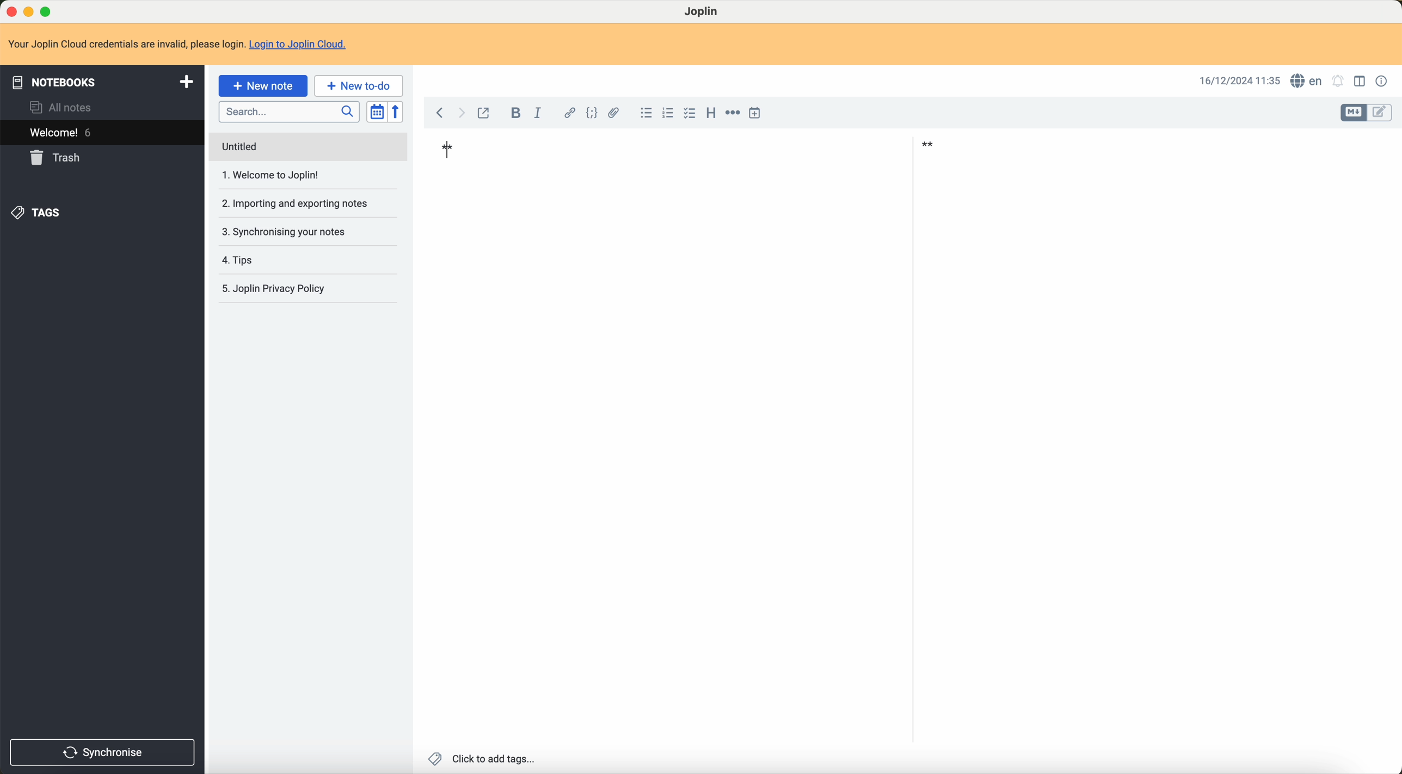 The image size is (1402, 774). I want to click on hyperlink, so click(568, 112).